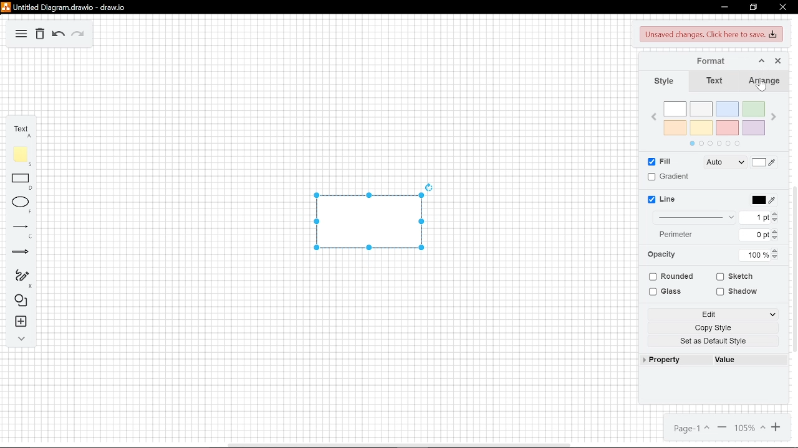 This screenshot has width=798, height=448. I want to click on insert, so click(21, 322).